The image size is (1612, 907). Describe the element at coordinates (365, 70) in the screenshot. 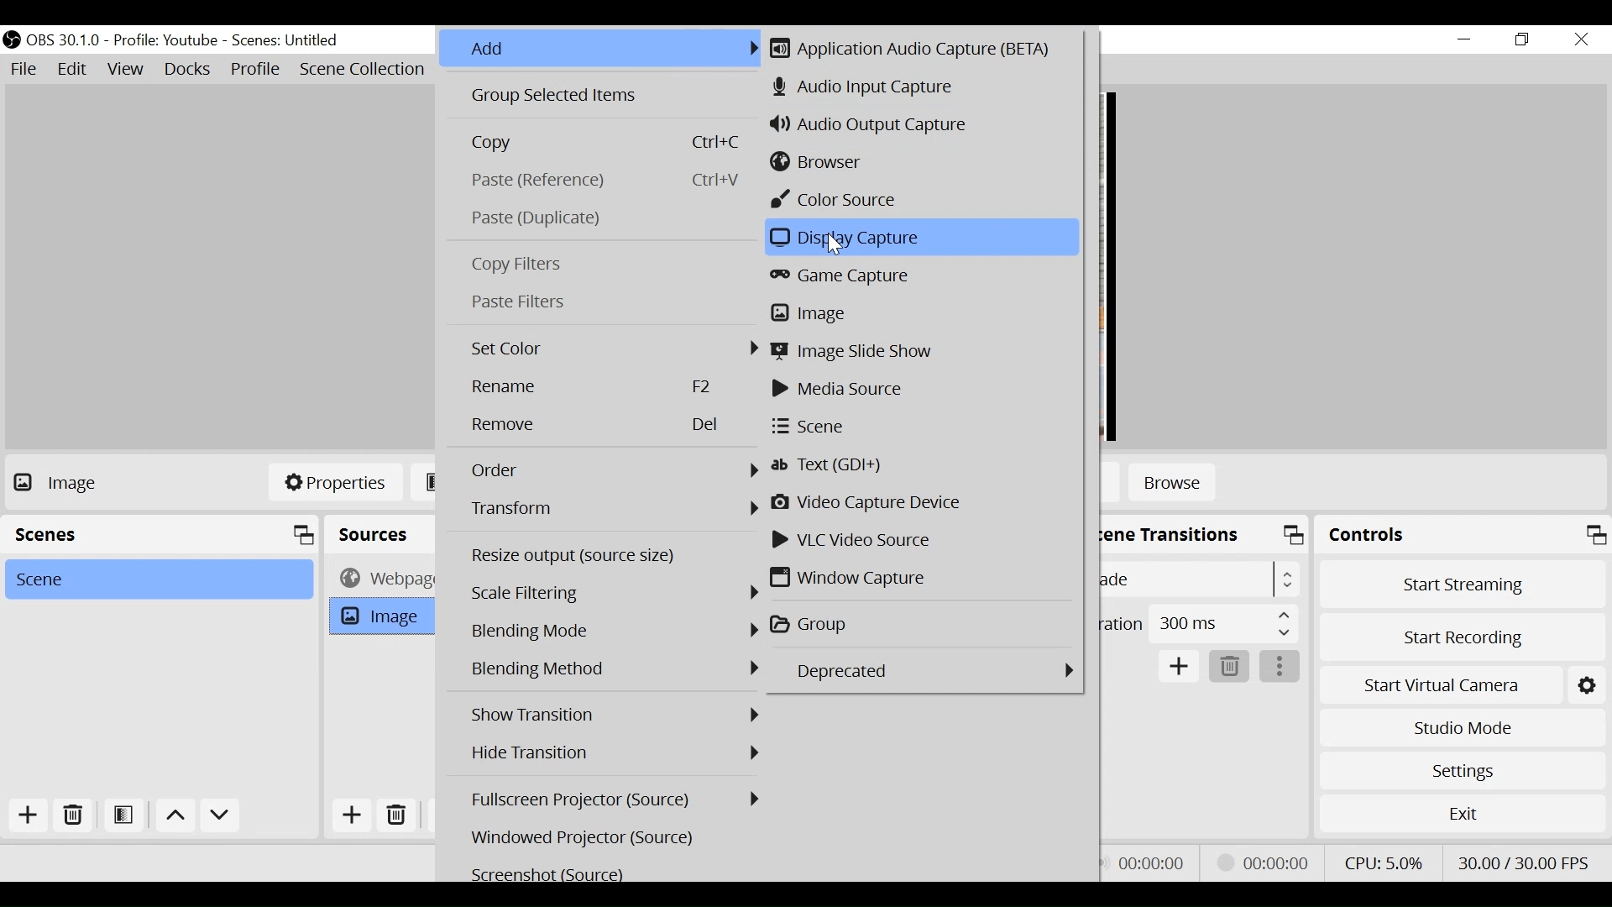

I see `Scene Collection` at that location.